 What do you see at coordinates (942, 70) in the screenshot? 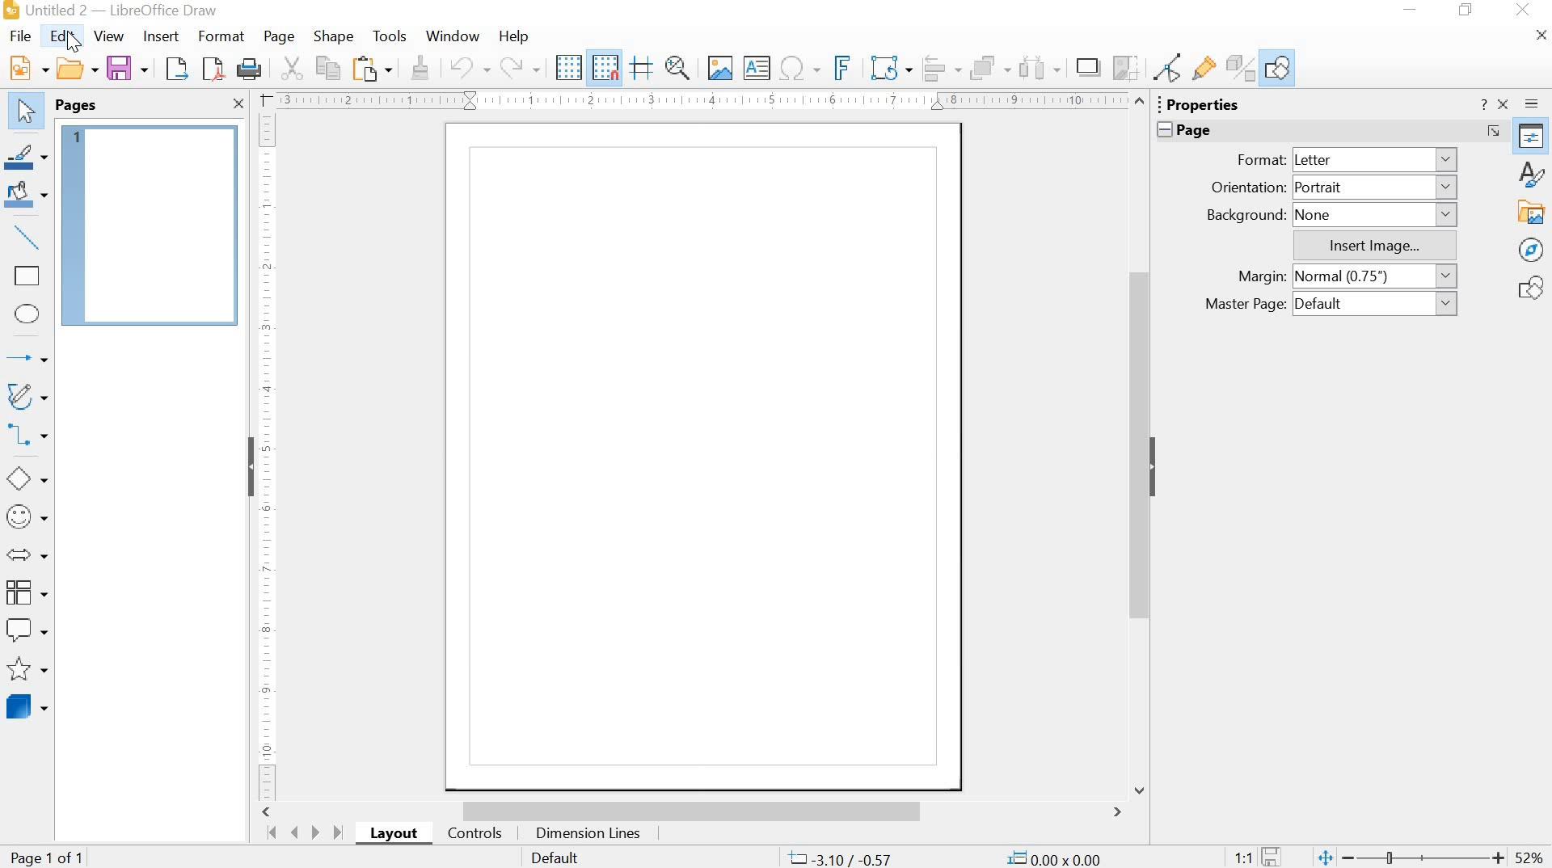
I see `Align Objects` at bounding box center [942, 70].